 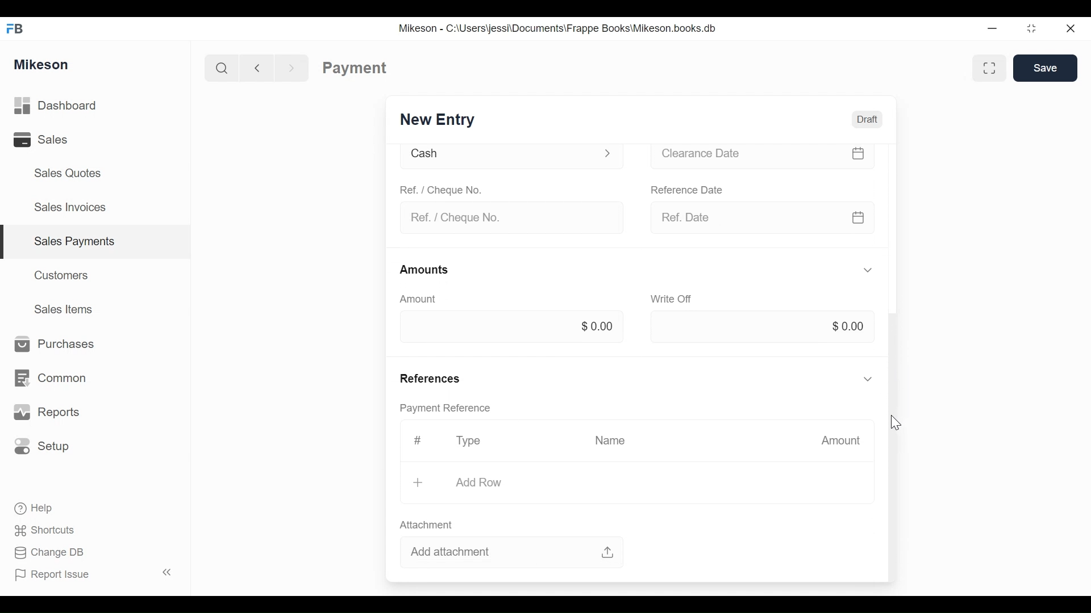 I want to click on Maximize, so click(x=1030, y=30).